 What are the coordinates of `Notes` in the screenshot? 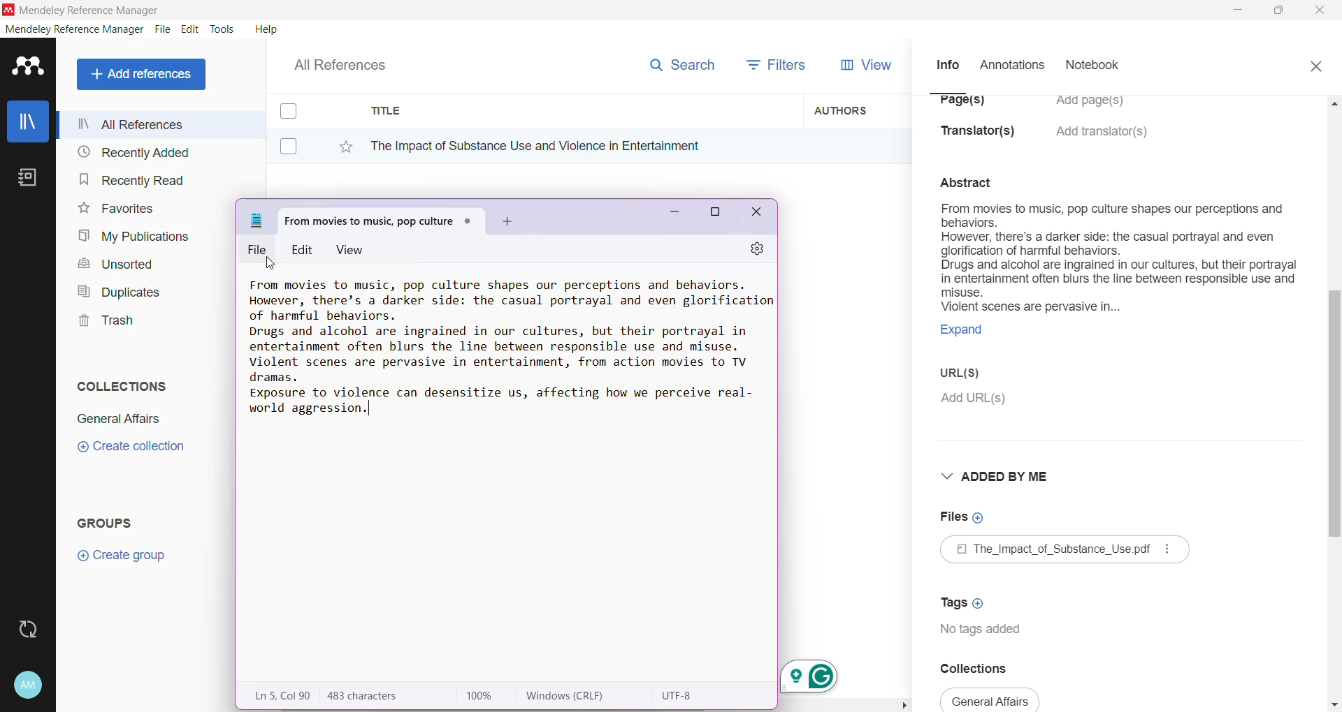 It's located at (31, 179).